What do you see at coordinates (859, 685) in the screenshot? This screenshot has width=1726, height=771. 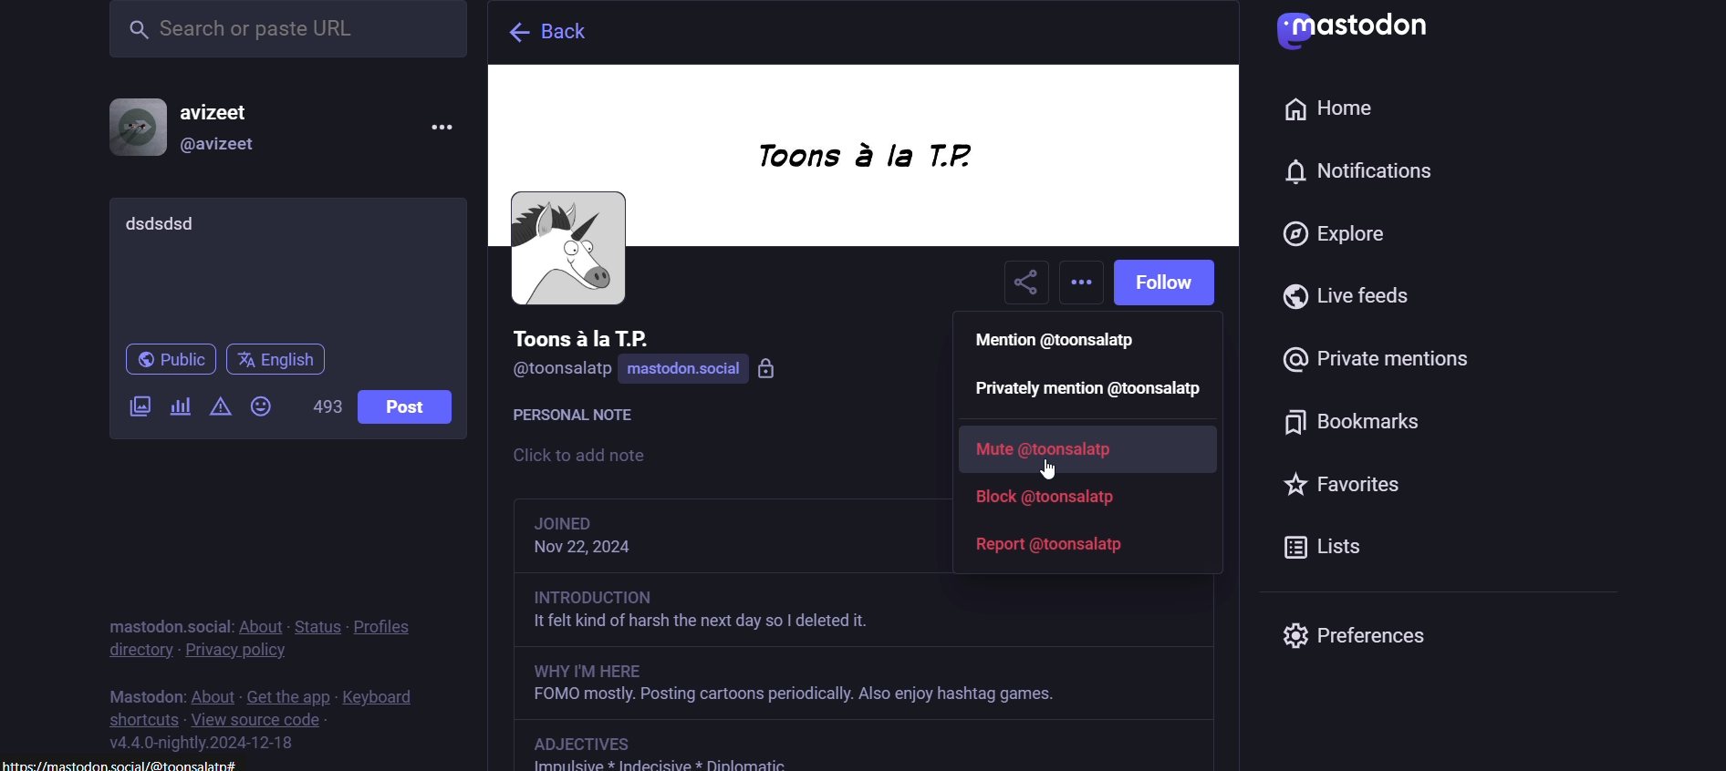 I see `` at bounding box center [859, 685].